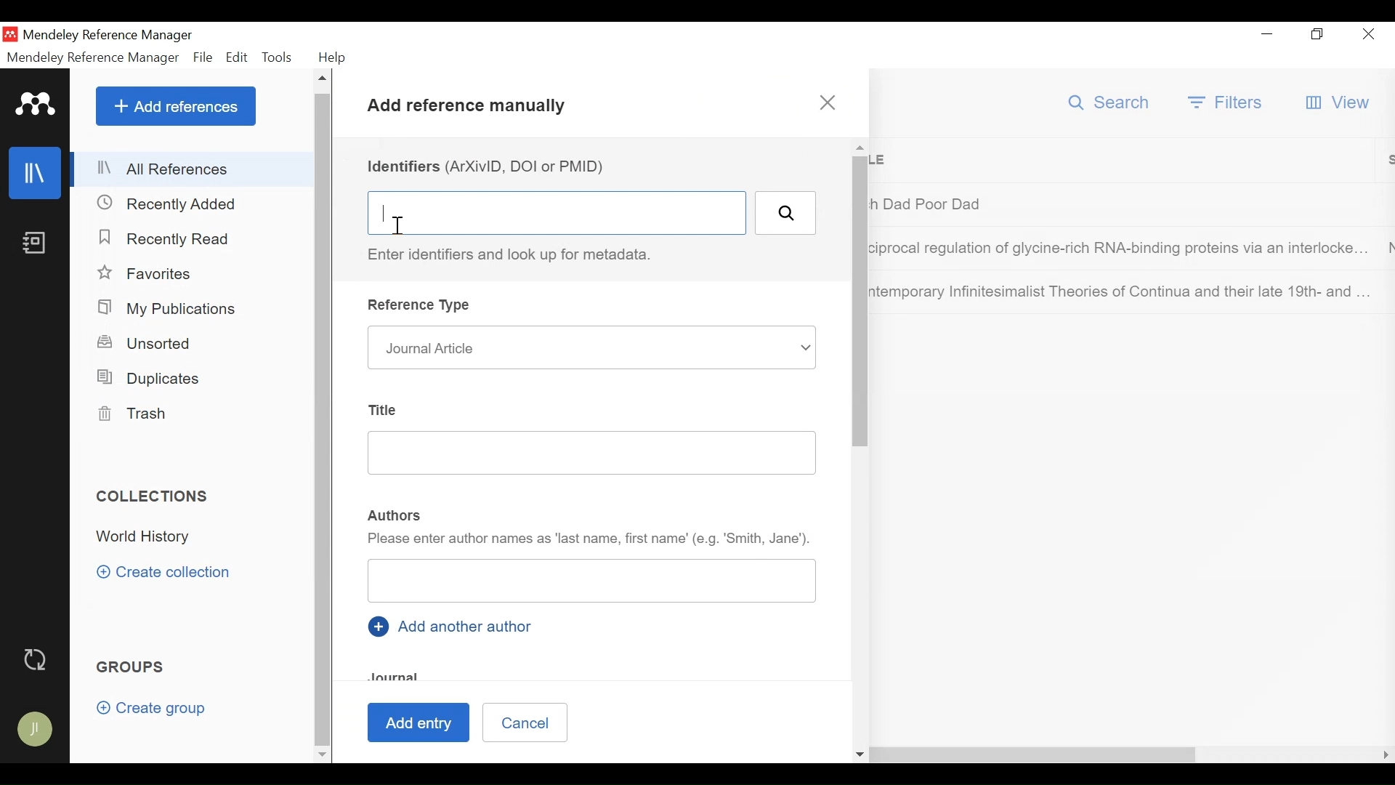  Describe the element at coordinates (203, 57) in the screenshot. I see `File` at that location.